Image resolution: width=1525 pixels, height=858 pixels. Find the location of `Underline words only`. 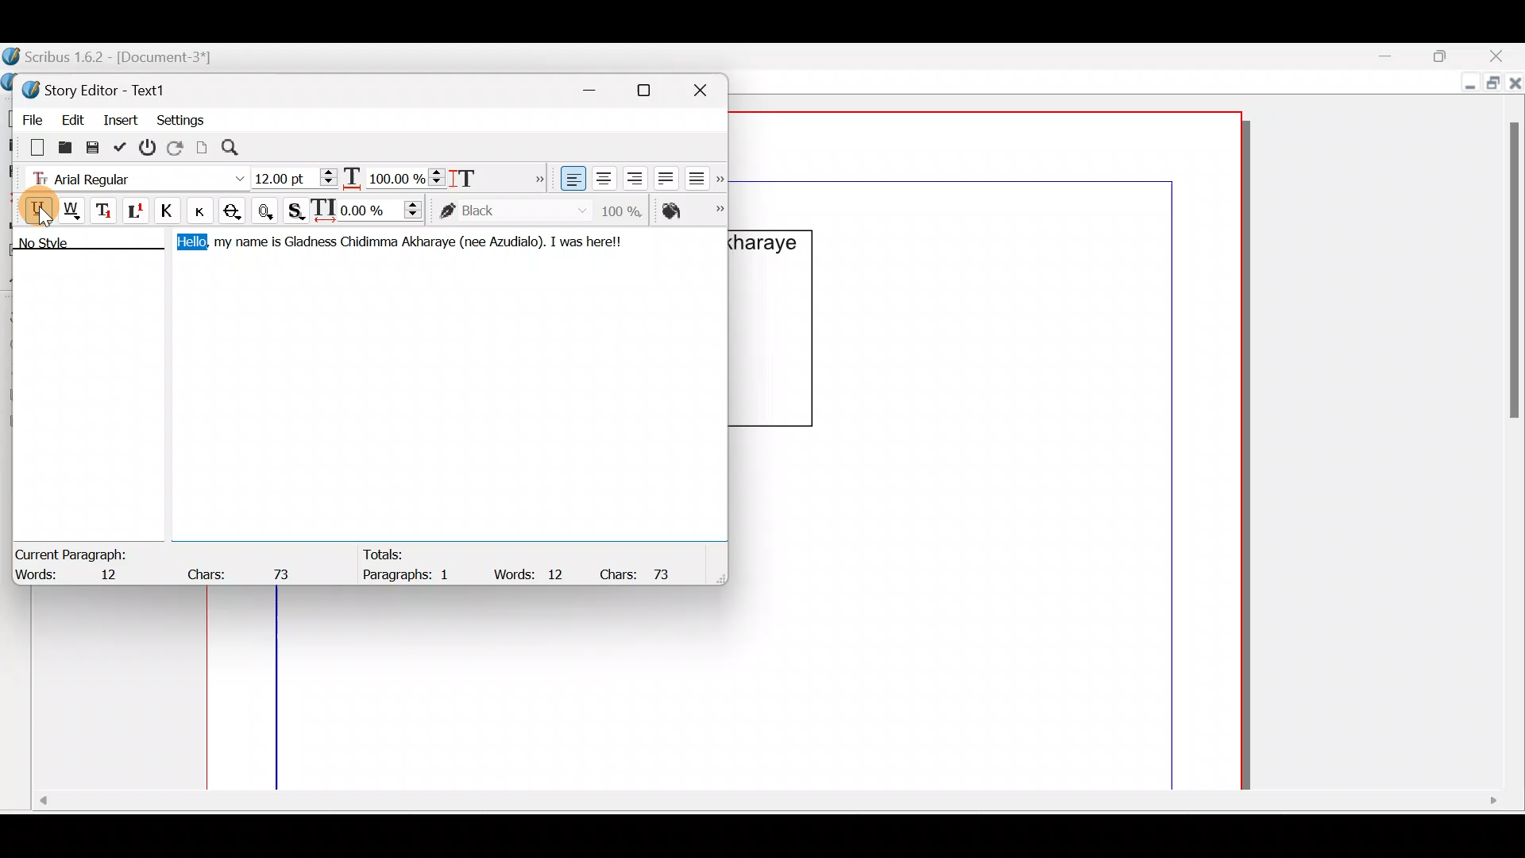

Underline words only is located at coordinates (73, 210).